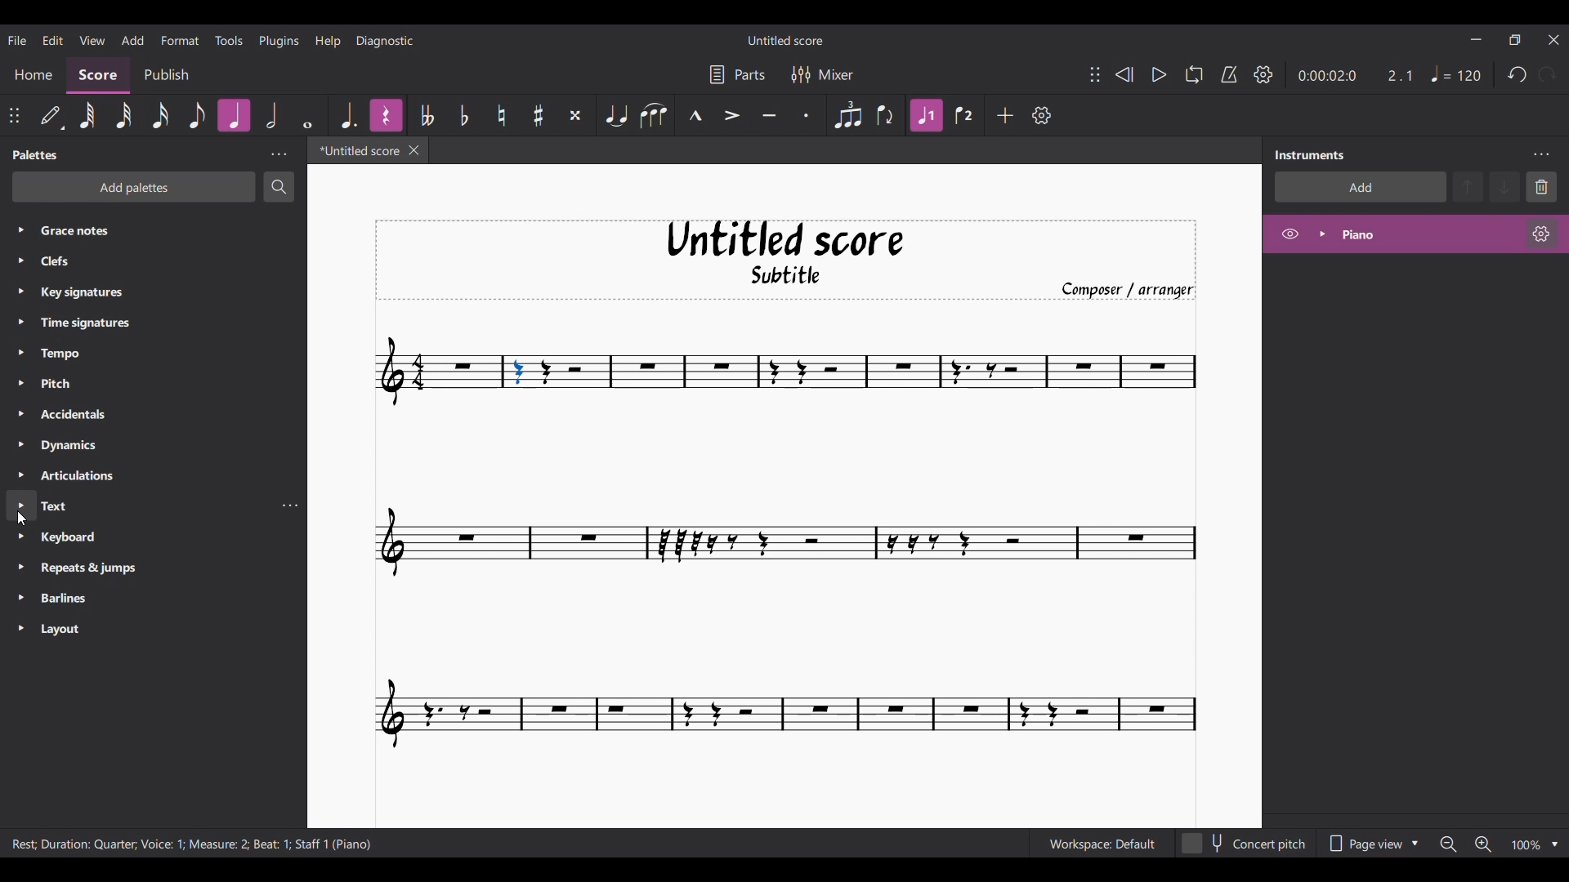 Image resolution: width=1569 pixels, height=882 pixels. Describe the element at coordinates (770, 115) in the screenshot. I see `Tenuto` at that location.